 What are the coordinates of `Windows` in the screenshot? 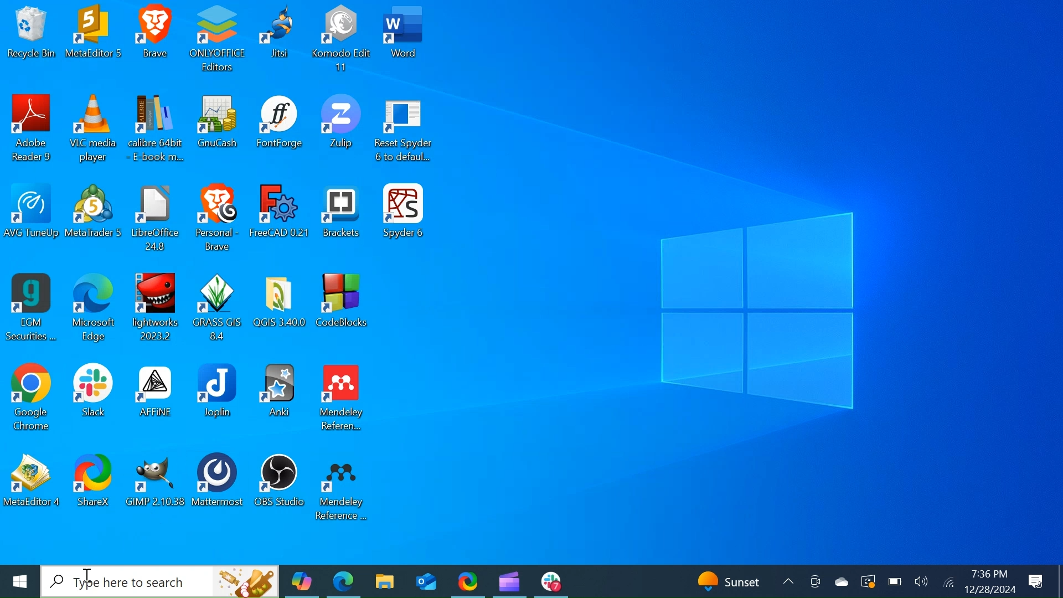 It's located at (19, 582).